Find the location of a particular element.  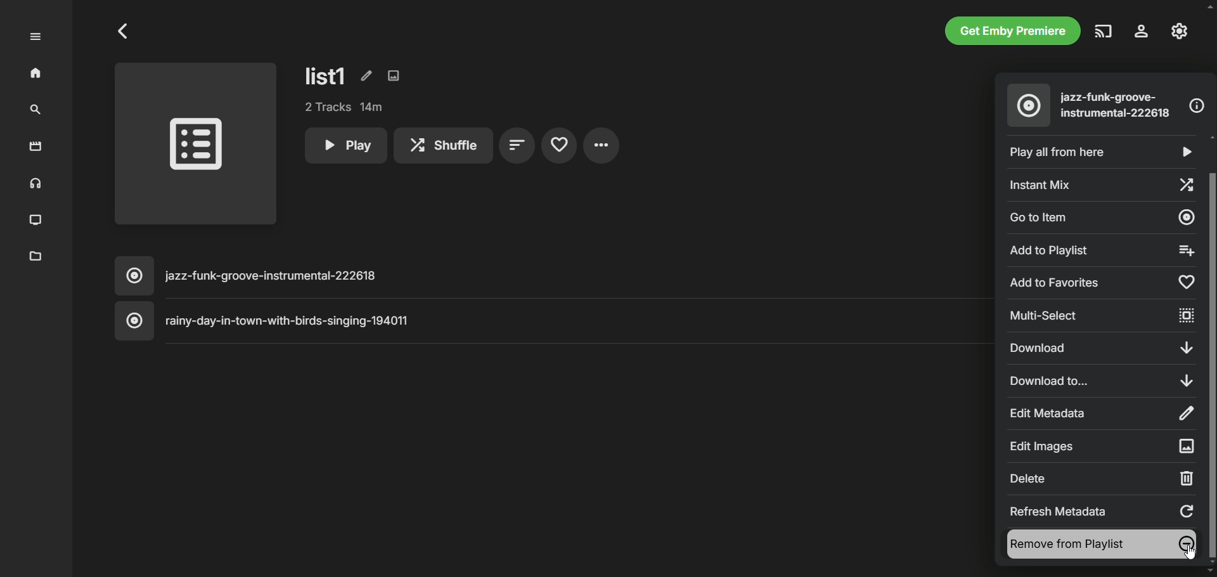

TV shows is located at coordinates (37, 221).